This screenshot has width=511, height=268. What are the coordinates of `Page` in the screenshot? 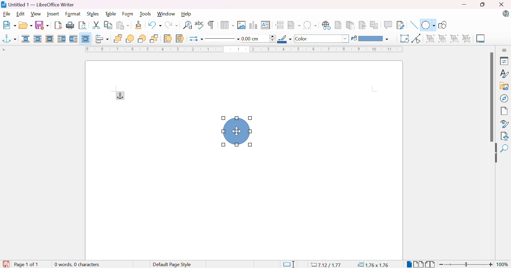 It's located at (504, 112).